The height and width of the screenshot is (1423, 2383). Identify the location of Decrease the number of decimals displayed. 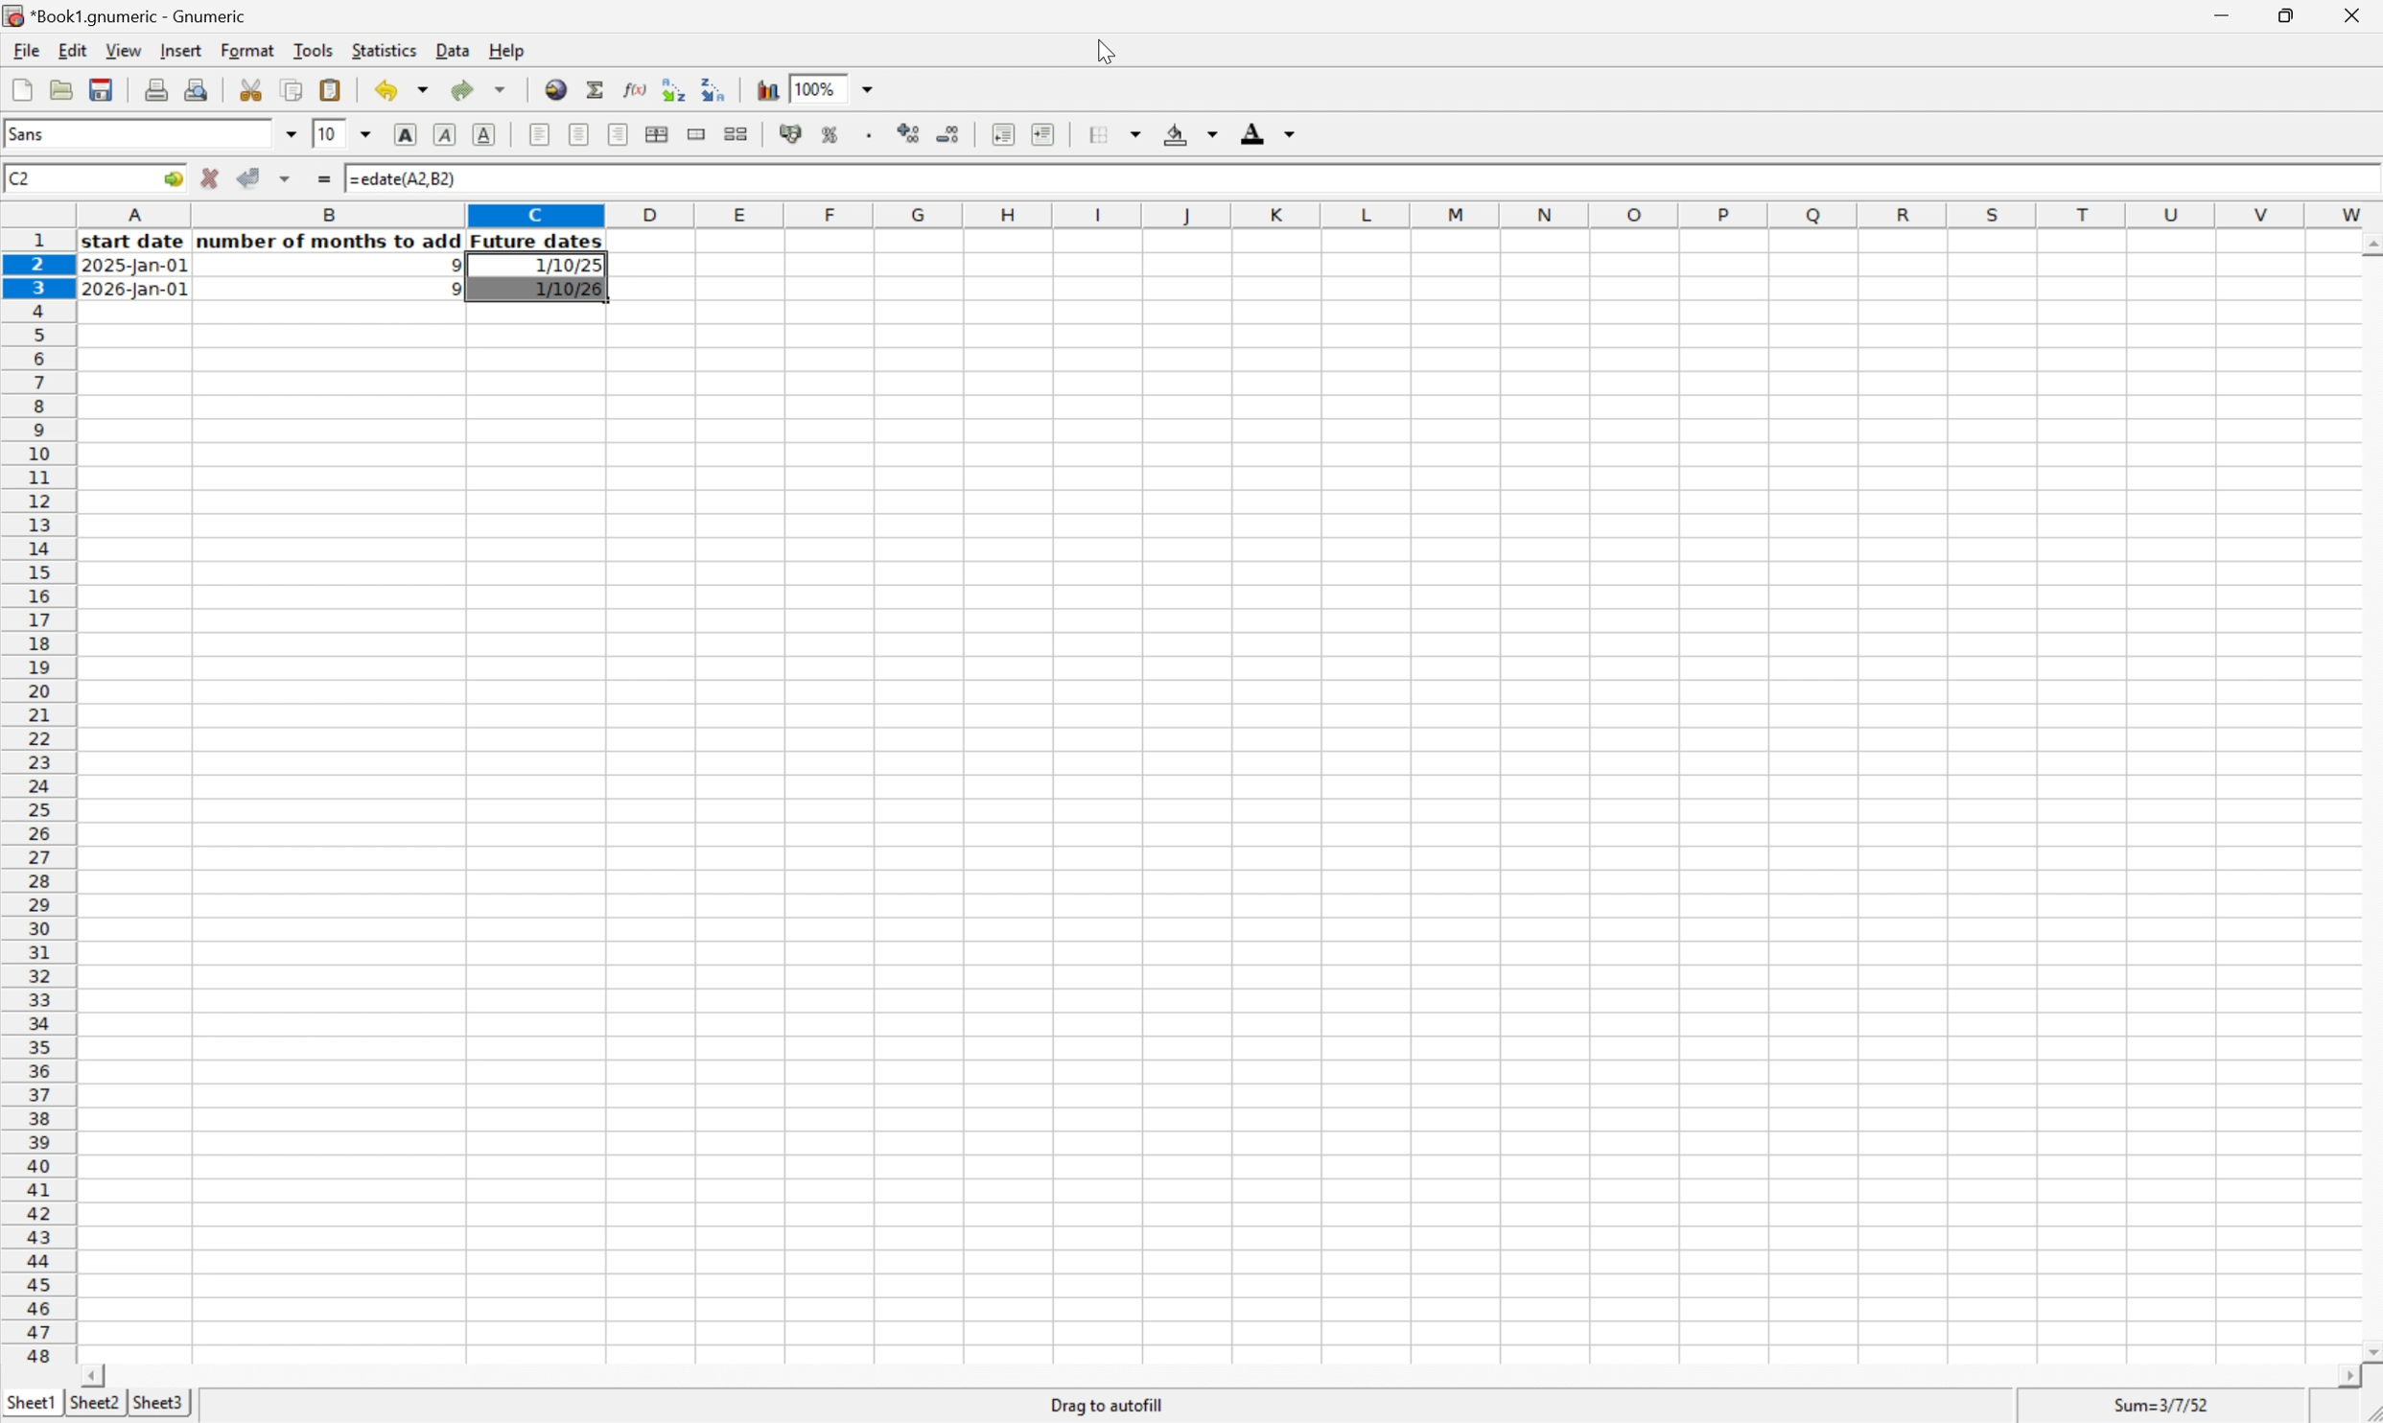
(949, 132).